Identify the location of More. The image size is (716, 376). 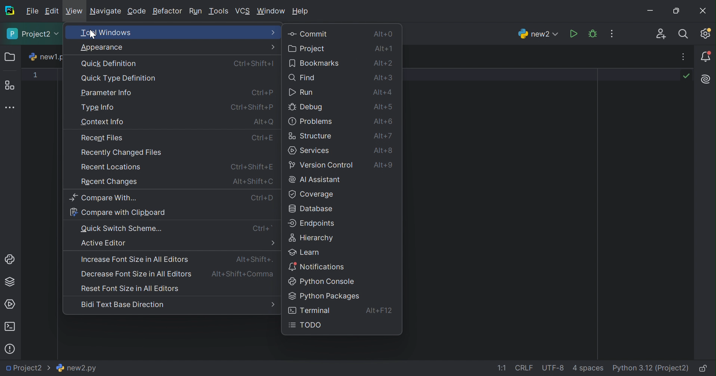
(272, 305).